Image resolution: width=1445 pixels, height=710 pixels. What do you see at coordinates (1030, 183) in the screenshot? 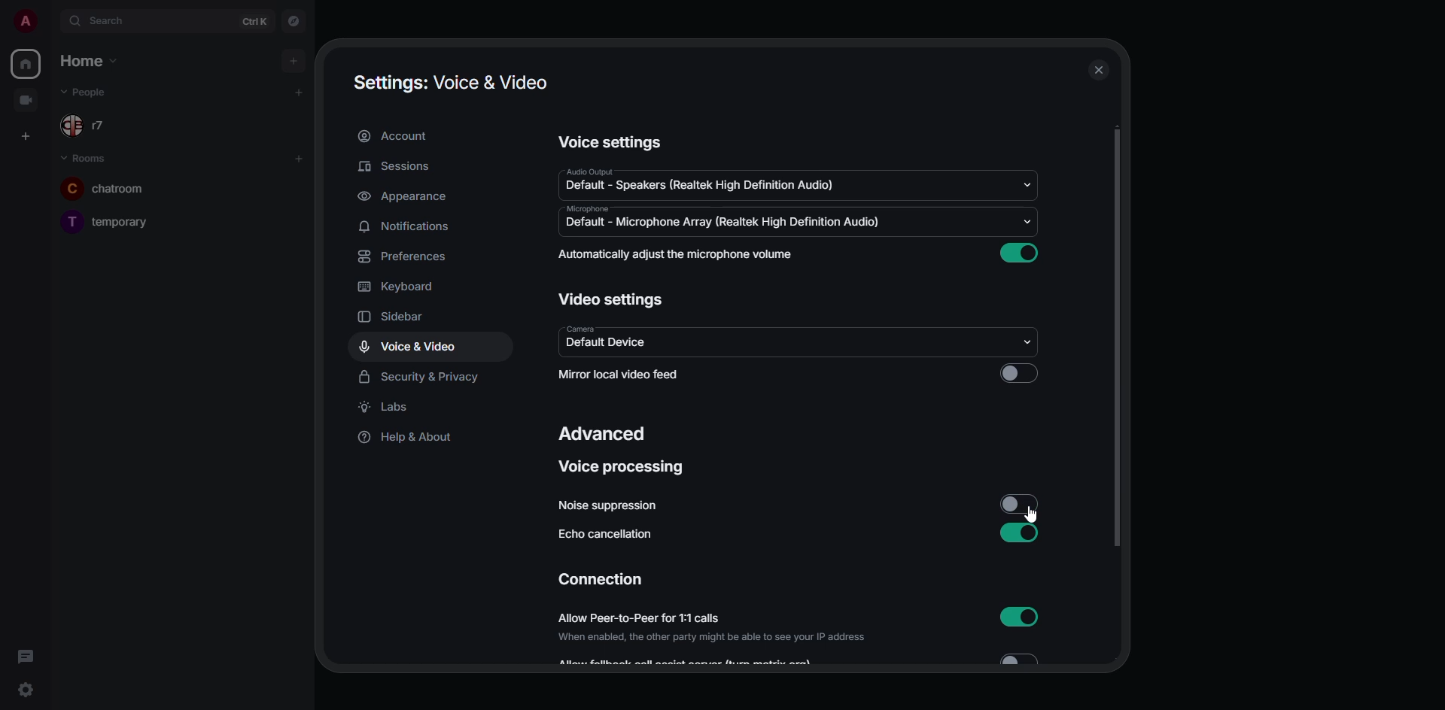
I see `drop down` at bounding box center [1030, 183].